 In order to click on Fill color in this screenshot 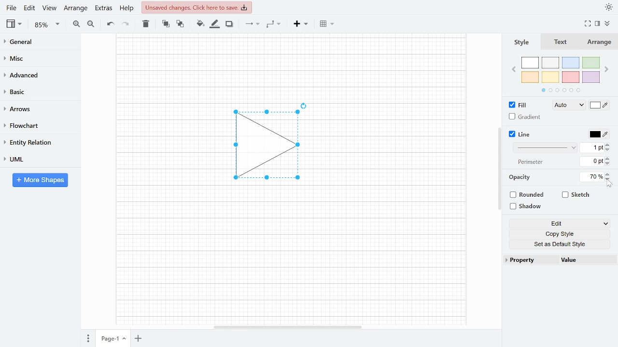, I will do `click(200, 24)`.